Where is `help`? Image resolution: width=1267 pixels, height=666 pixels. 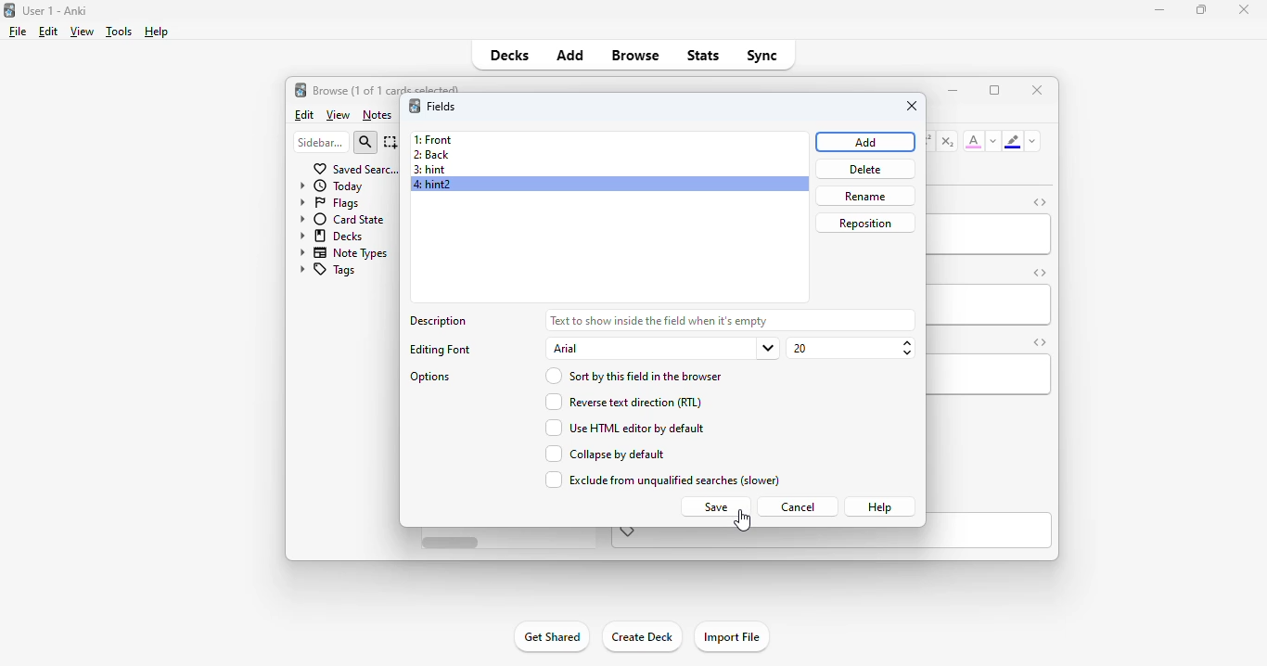
help is located at coordinates (155, 32).